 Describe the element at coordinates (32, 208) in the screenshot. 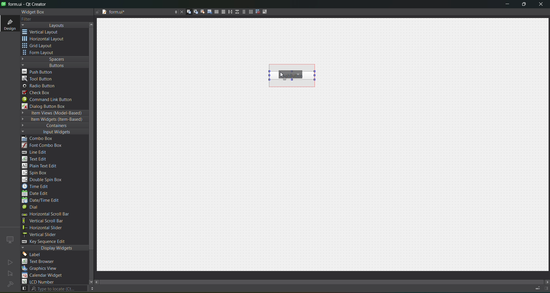

I see `dial` at that location.